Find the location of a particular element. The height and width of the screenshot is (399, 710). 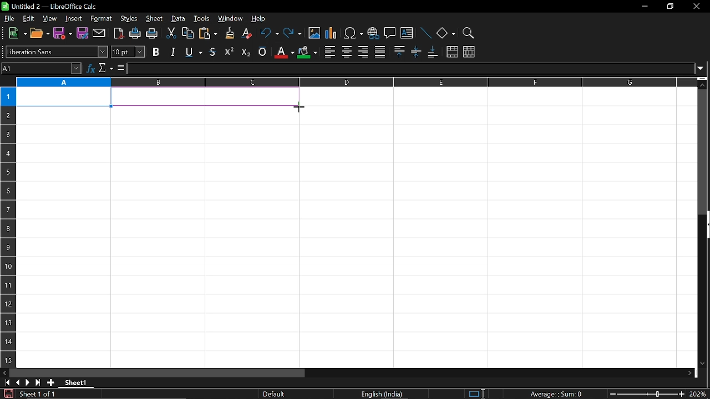

insert image is located at coordinates (314, 34).